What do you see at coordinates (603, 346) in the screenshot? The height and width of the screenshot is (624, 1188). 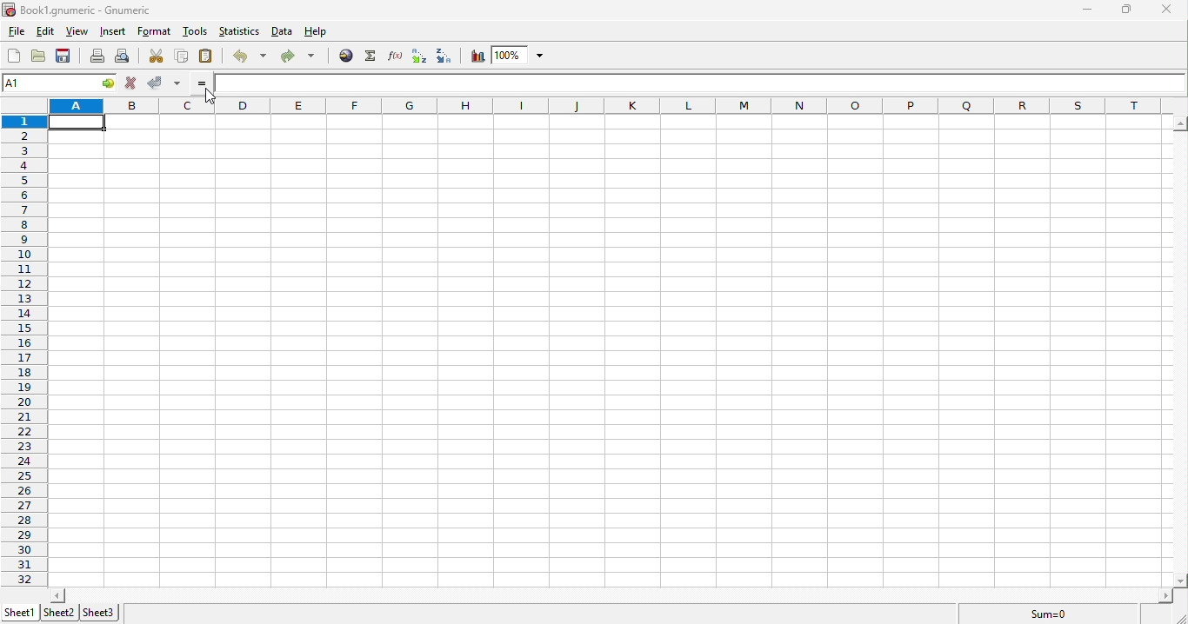 I see `Cells` at bounding box center [603, 346].